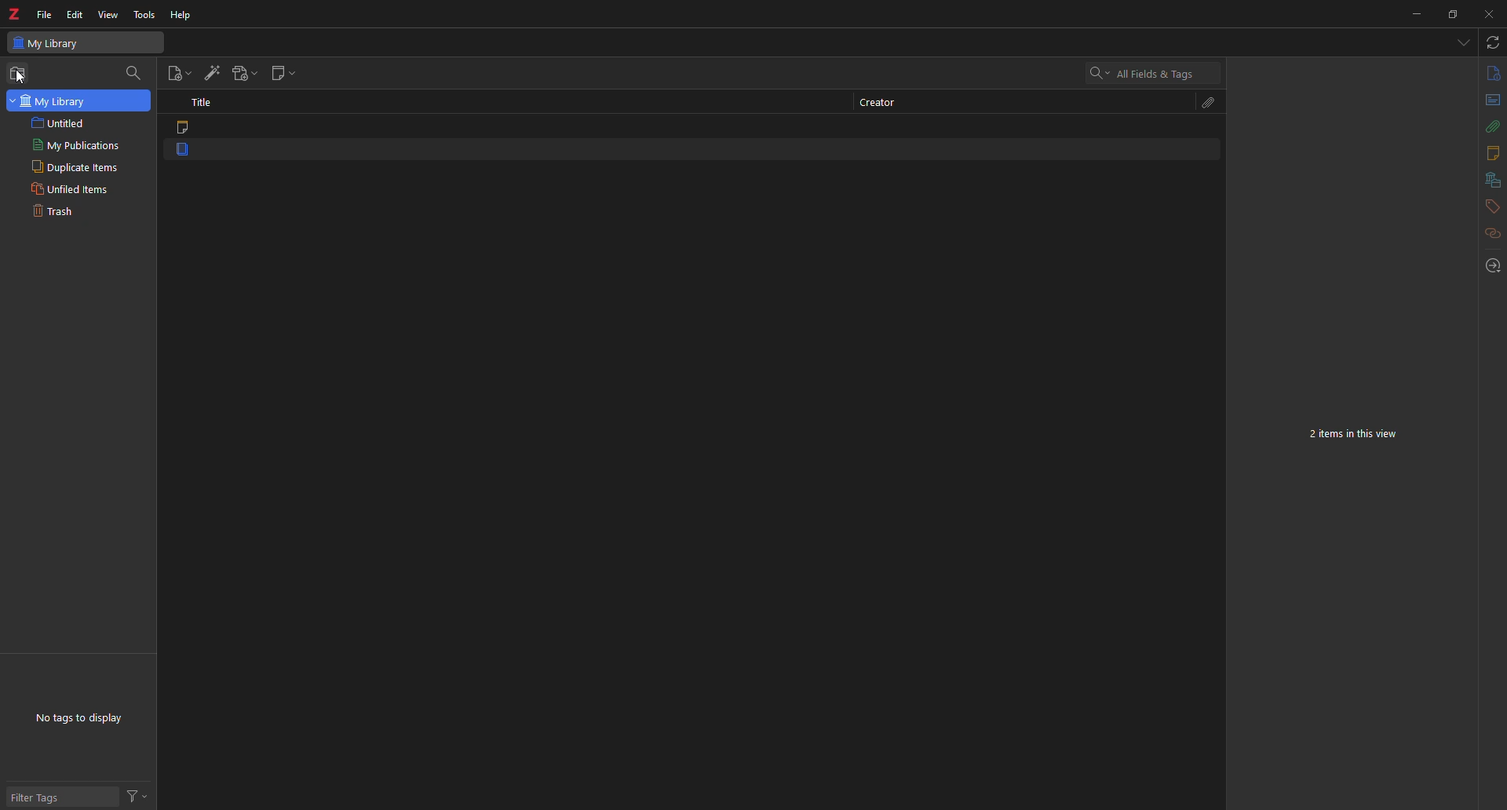 This screenshot has height=810, width=1507. What do you see at coordinates (44, 799) in the screenshot?
I see `filter tags` at bounding box center [44, 799].